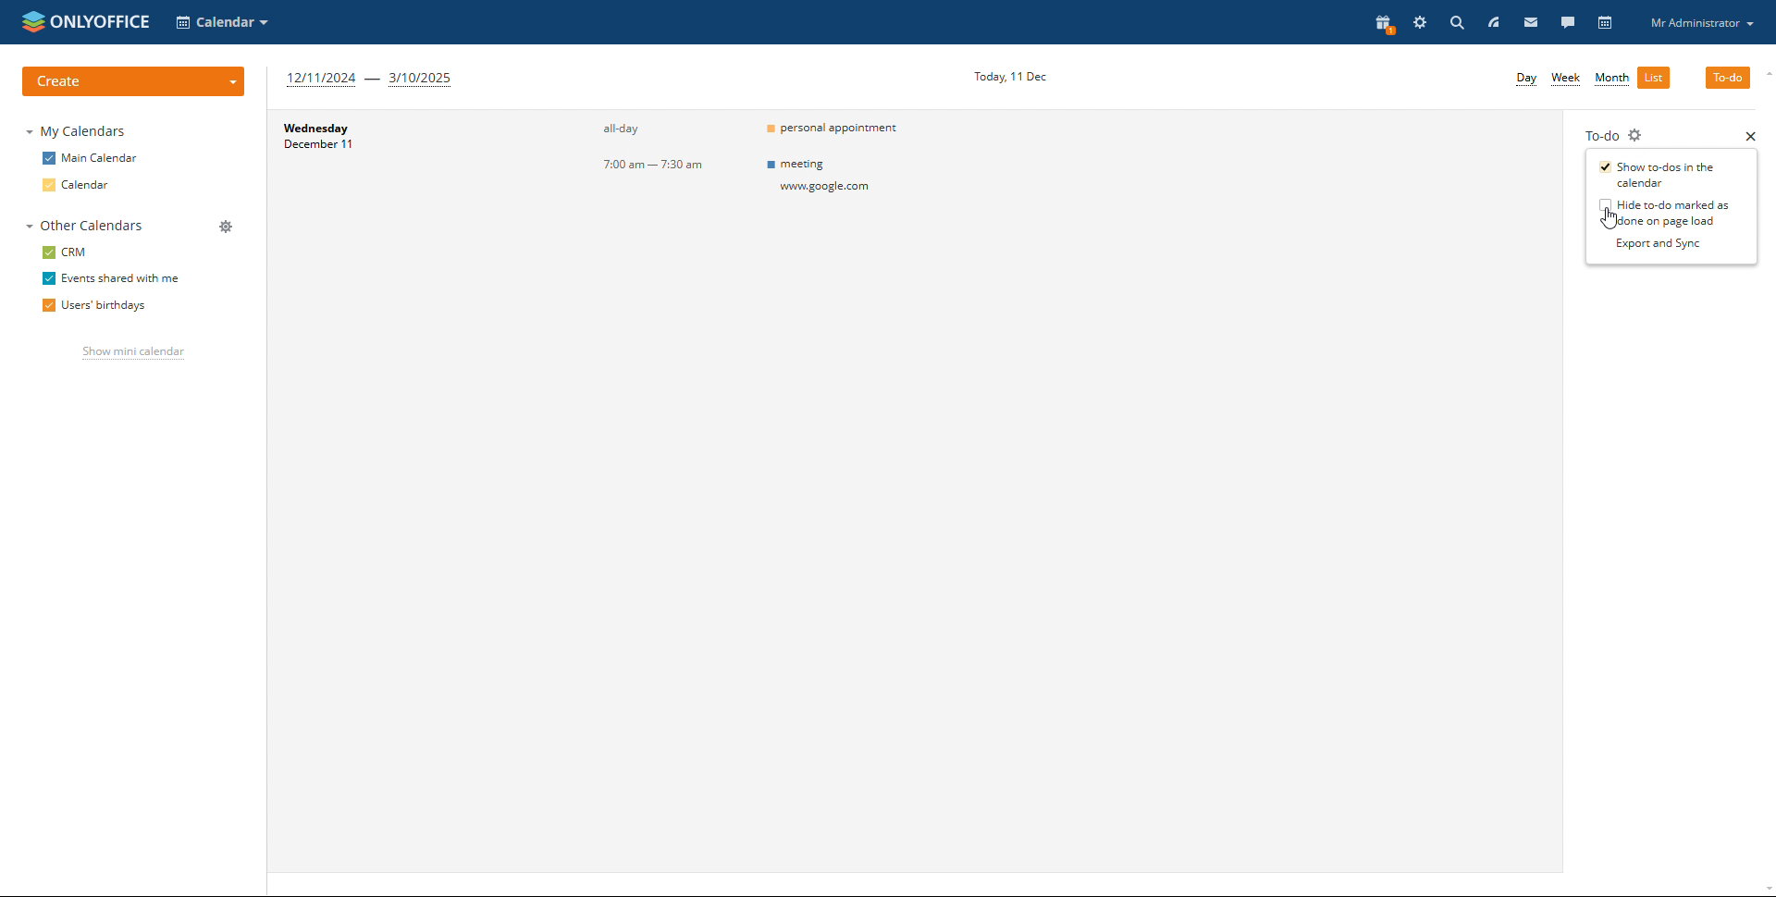 The image size is (1776, 897). I want to click on users' birthdays, so click(93, 305).